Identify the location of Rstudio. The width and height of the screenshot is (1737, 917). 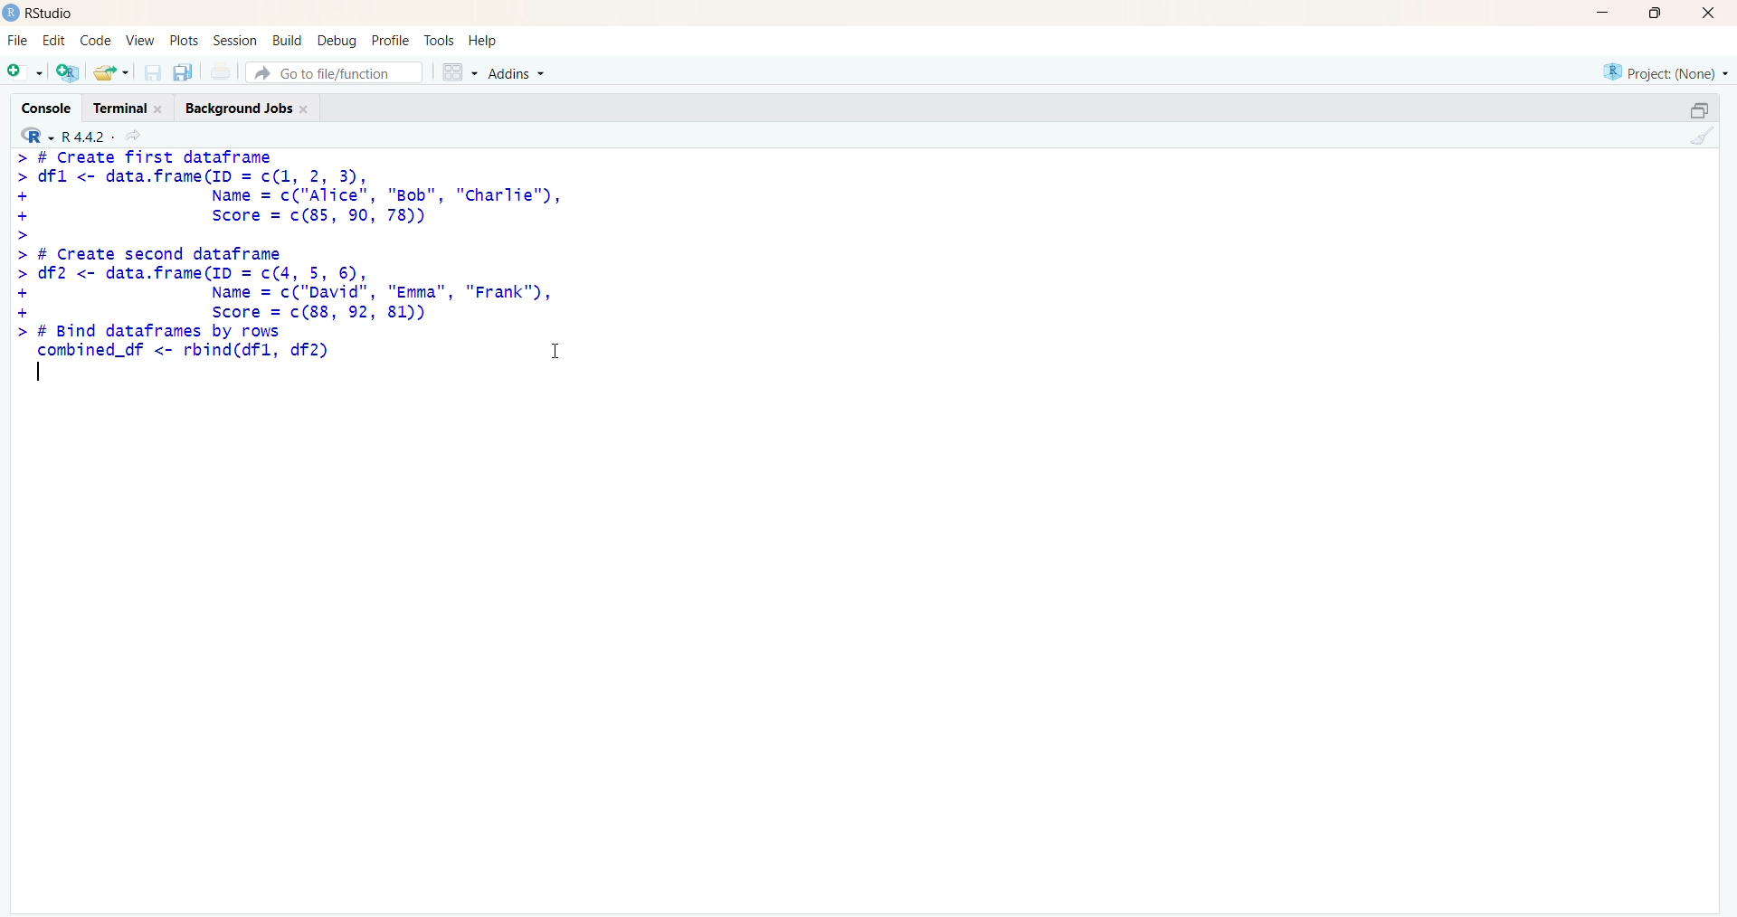
(51, 13).